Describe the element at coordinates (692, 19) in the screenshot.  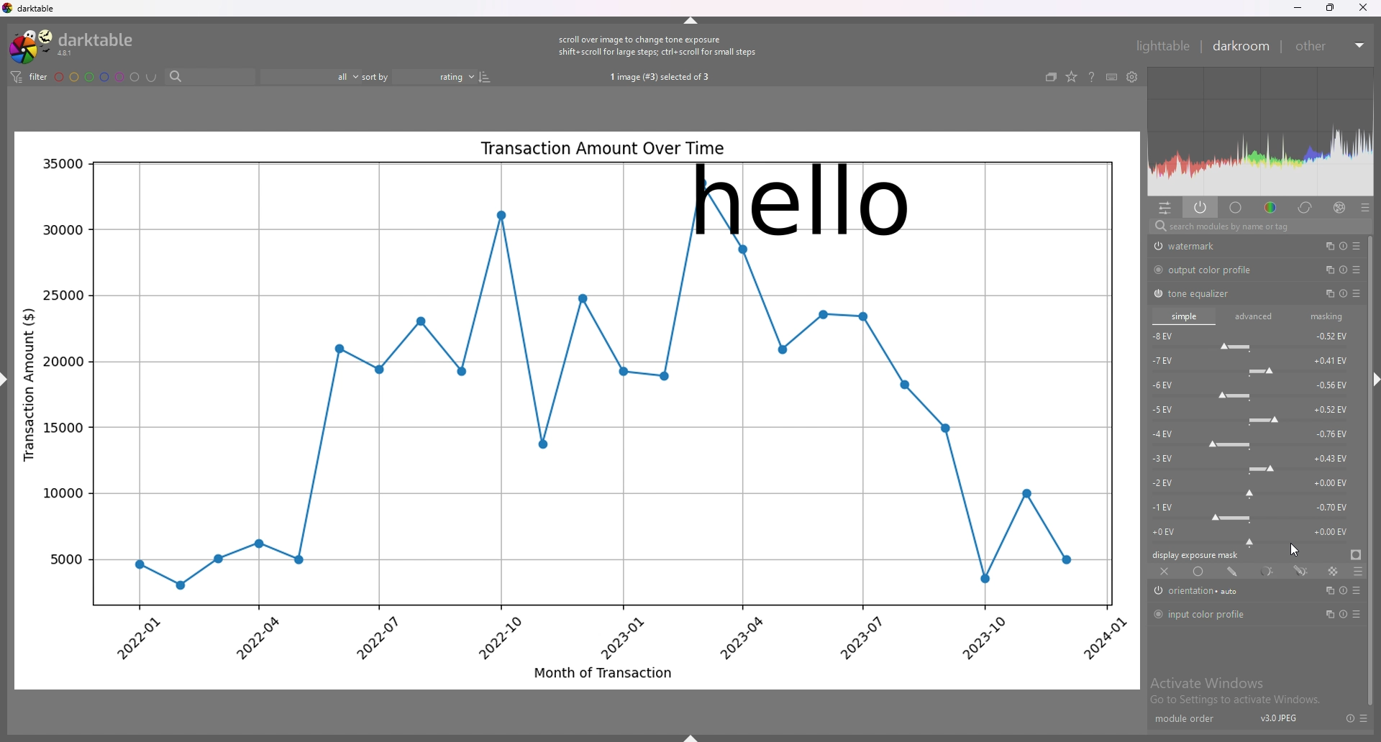
I see `hide` at that location.